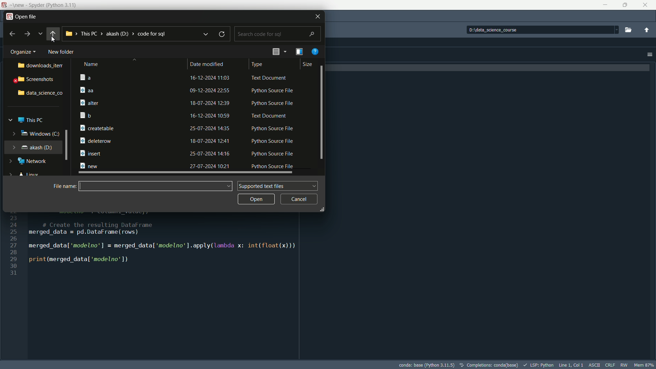 This screenshot has height=369, width=656. Describe the element at coordinates (499, 31) in the screenshot. I see `D:\data_science_course` at that location.